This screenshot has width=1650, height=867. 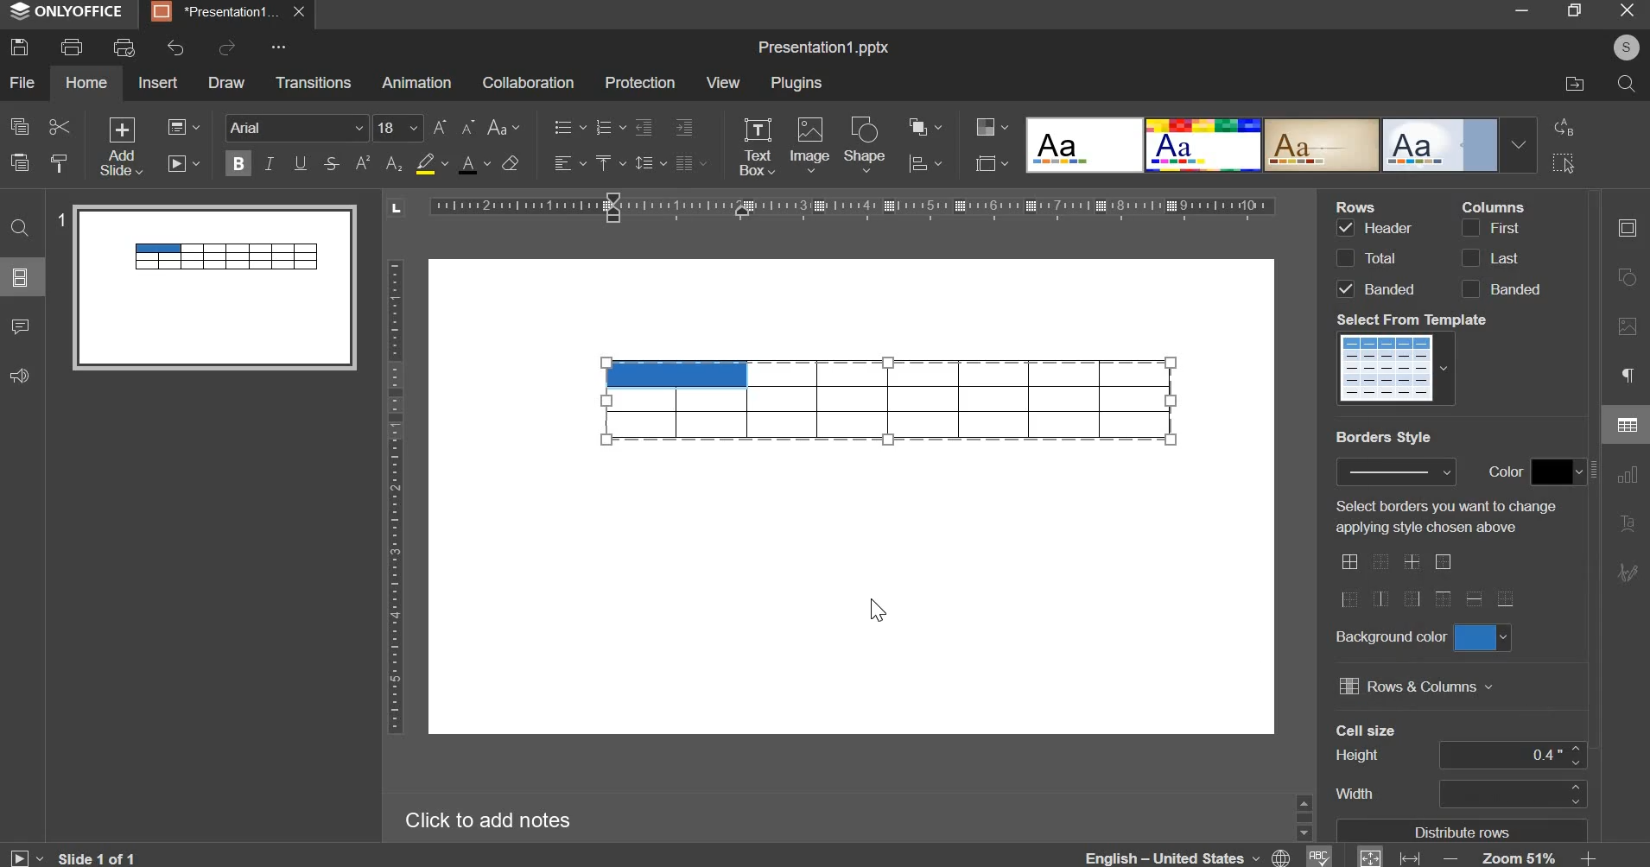 I want to click on redo, so click(x=226, y=47).